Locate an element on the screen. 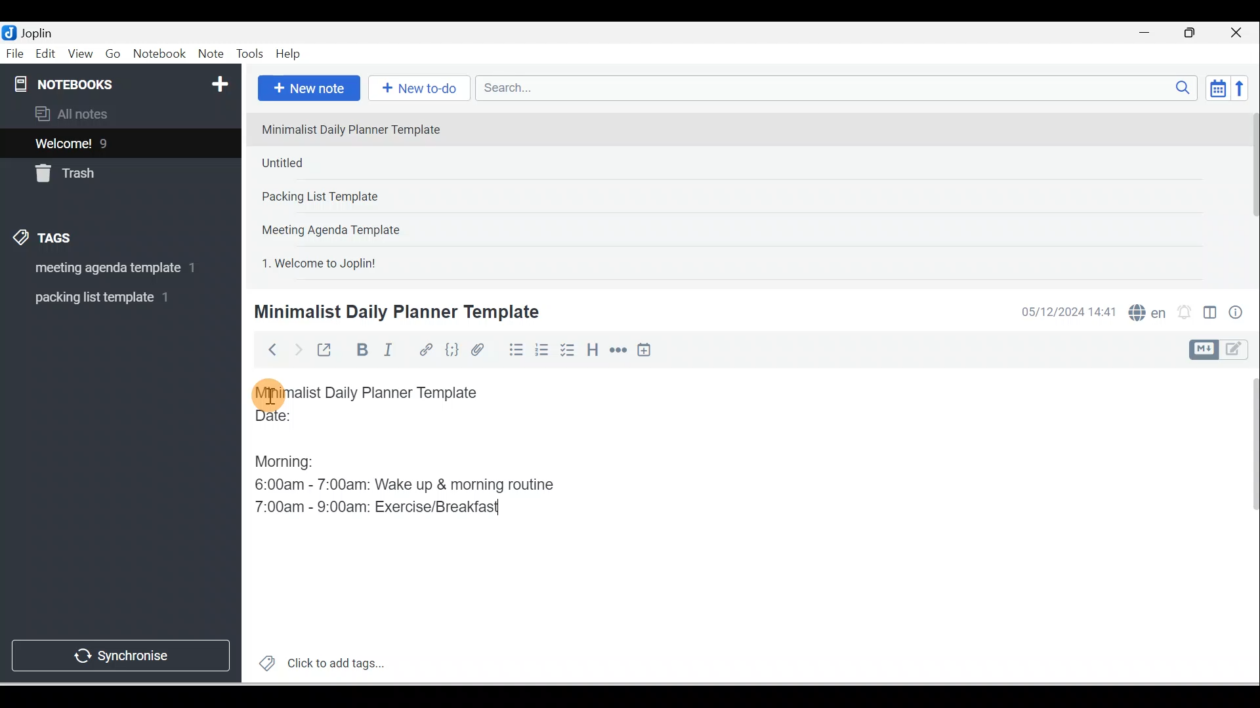 Image resolution: width=1260 pixels, height=708 pixels. All notes is located at coordinates (119, 113).